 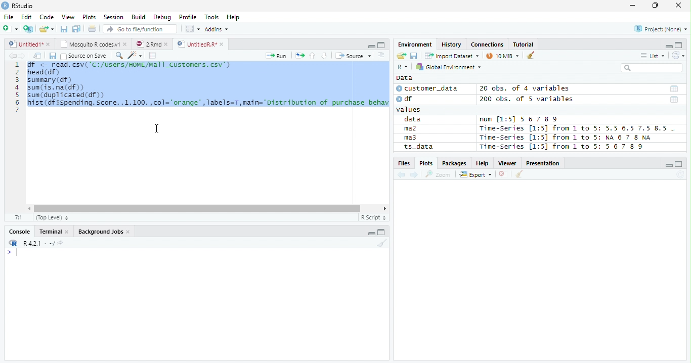 What do you see at coordinates (382, 233) in the screenshot?
I see `Maximize` at bounding box center [382, 233].